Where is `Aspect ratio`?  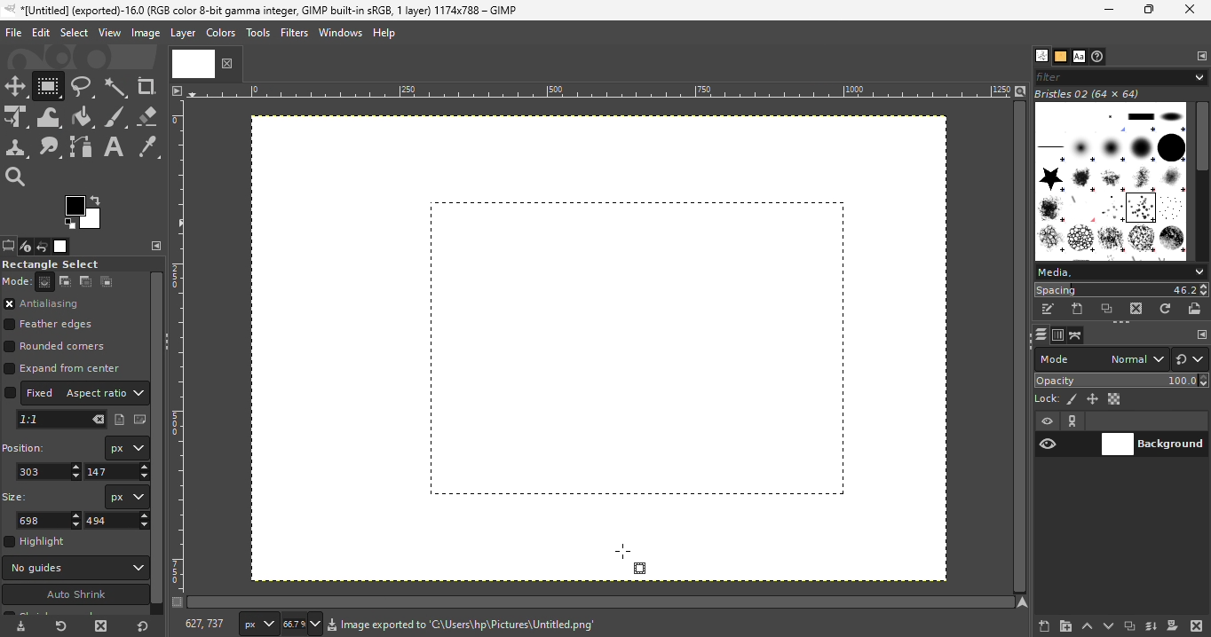
Aspect ratio is located at coordinates (104, 393).